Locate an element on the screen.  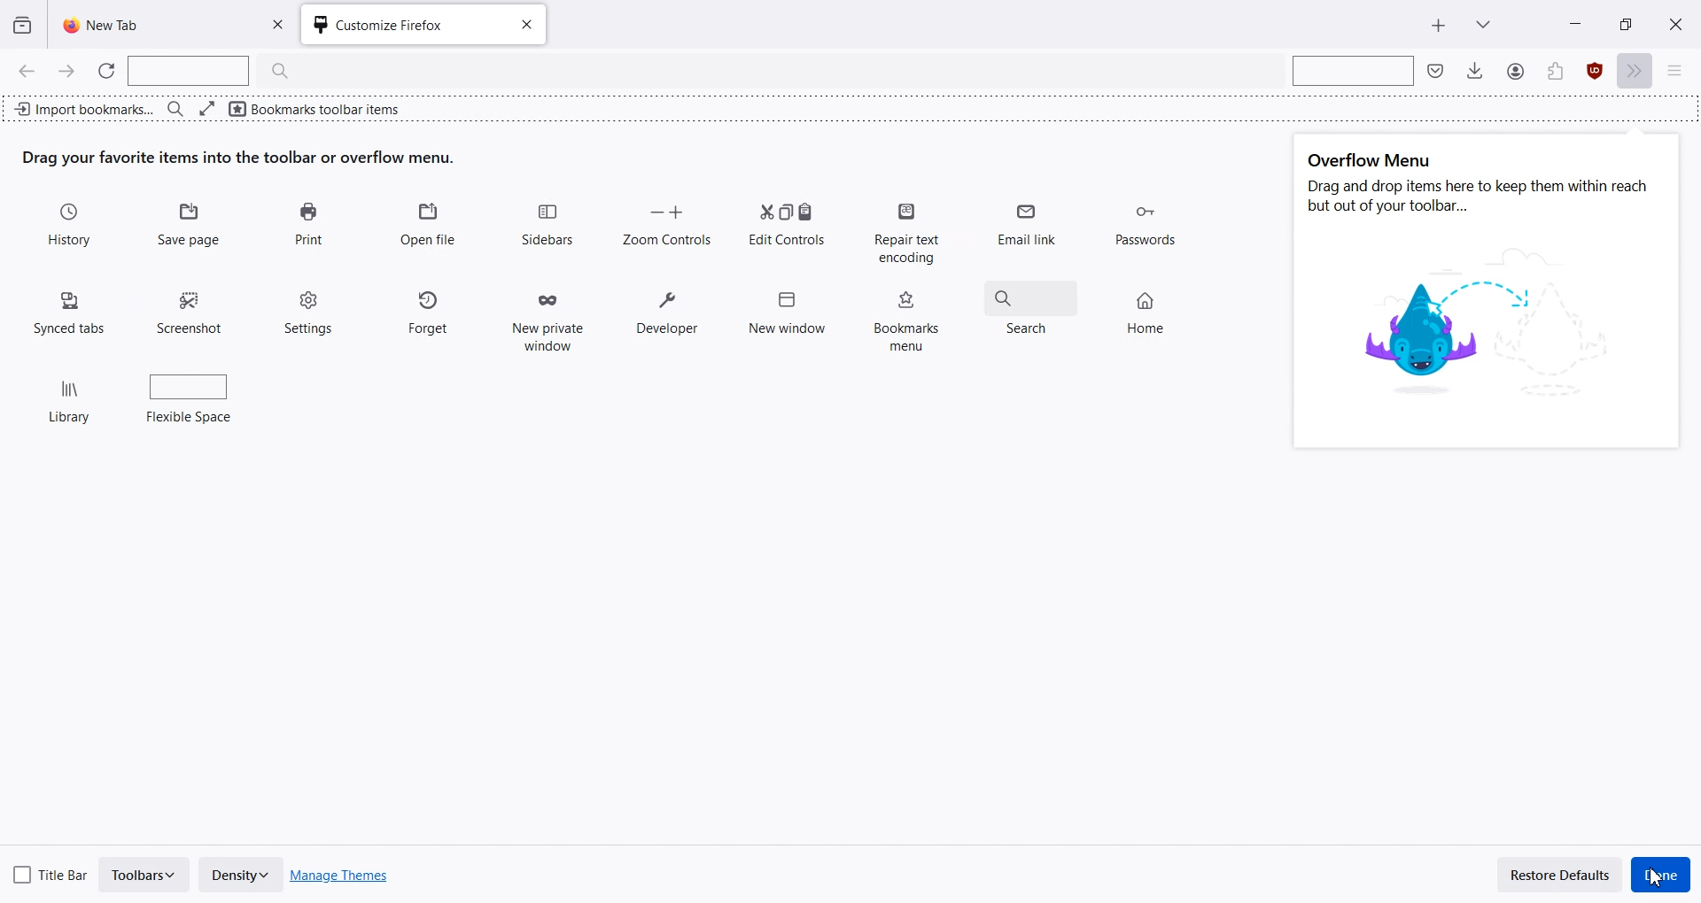
More tools is located at coordinates (1638, 72).